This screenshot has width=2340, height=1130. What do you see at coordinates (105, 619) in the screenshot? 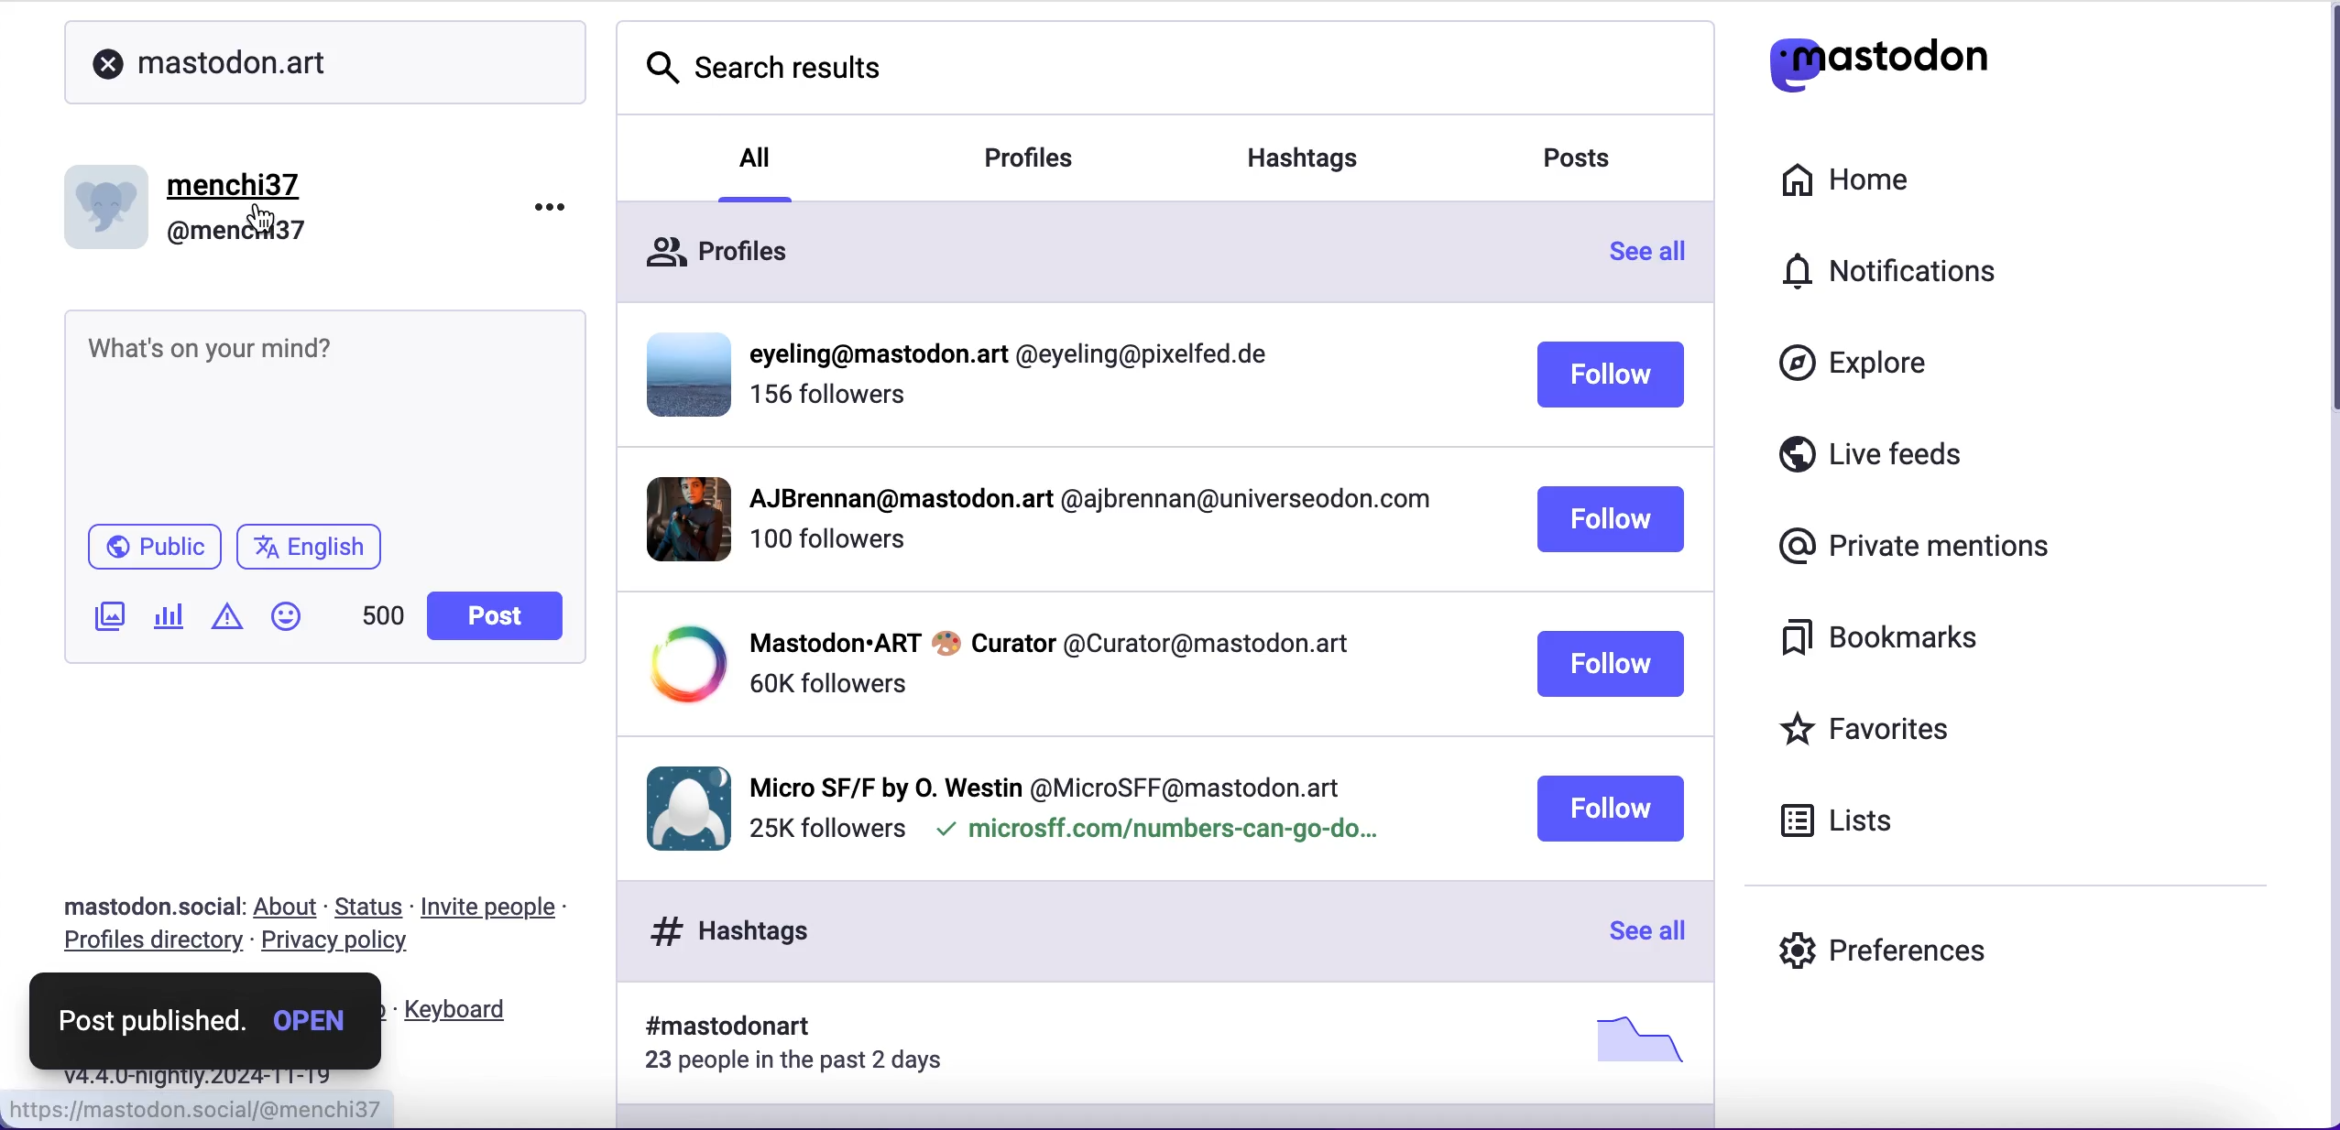
I see `add image` at bounding box center [105, 619].